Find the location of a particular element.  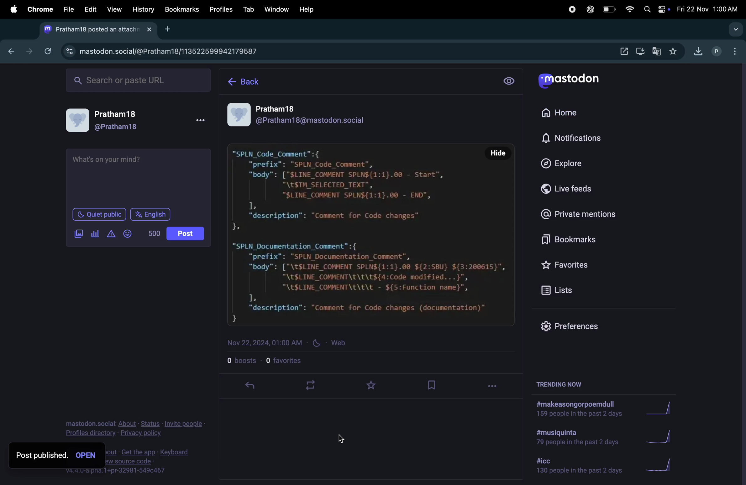

settings is located at coordinates (509, 81).